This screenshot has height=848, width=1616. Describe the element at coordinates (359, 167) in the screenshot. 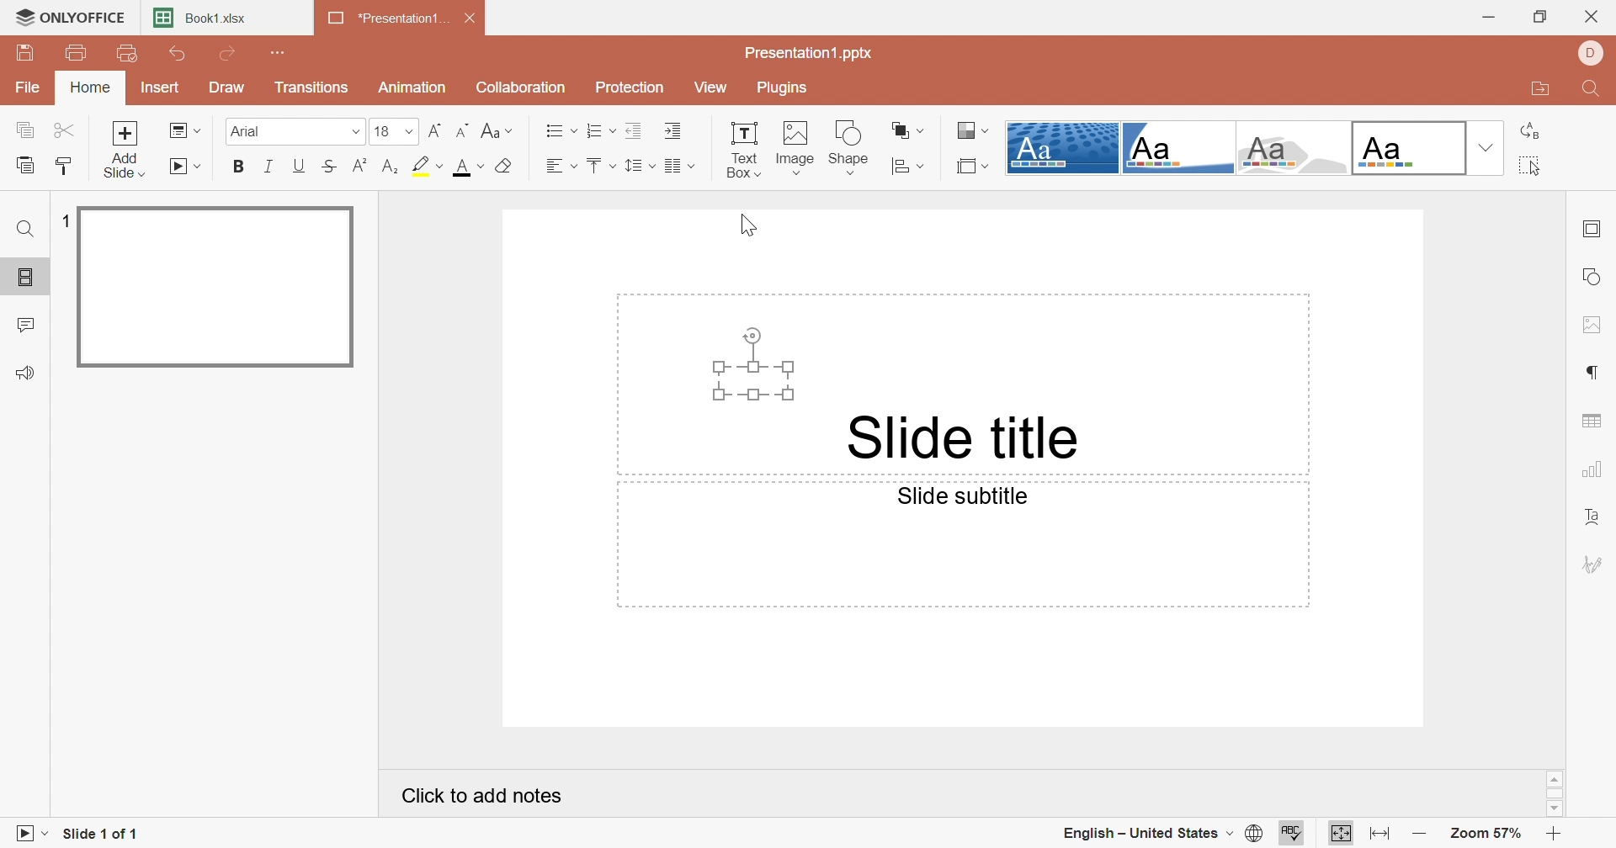

I see `Superscript` at that location.